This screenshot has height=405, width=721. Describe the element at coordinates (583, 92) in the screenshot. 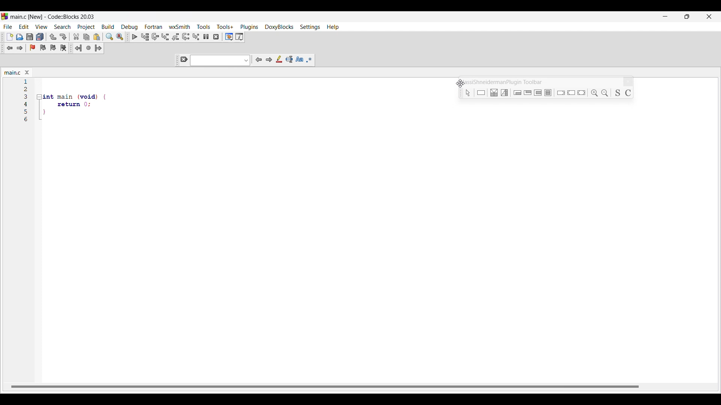

I see `` at that location.